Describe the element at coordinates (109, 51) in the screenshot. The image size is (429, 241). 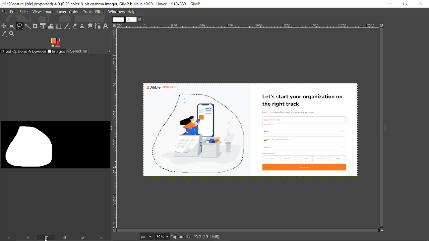
I see `Configure this tab` at that location.